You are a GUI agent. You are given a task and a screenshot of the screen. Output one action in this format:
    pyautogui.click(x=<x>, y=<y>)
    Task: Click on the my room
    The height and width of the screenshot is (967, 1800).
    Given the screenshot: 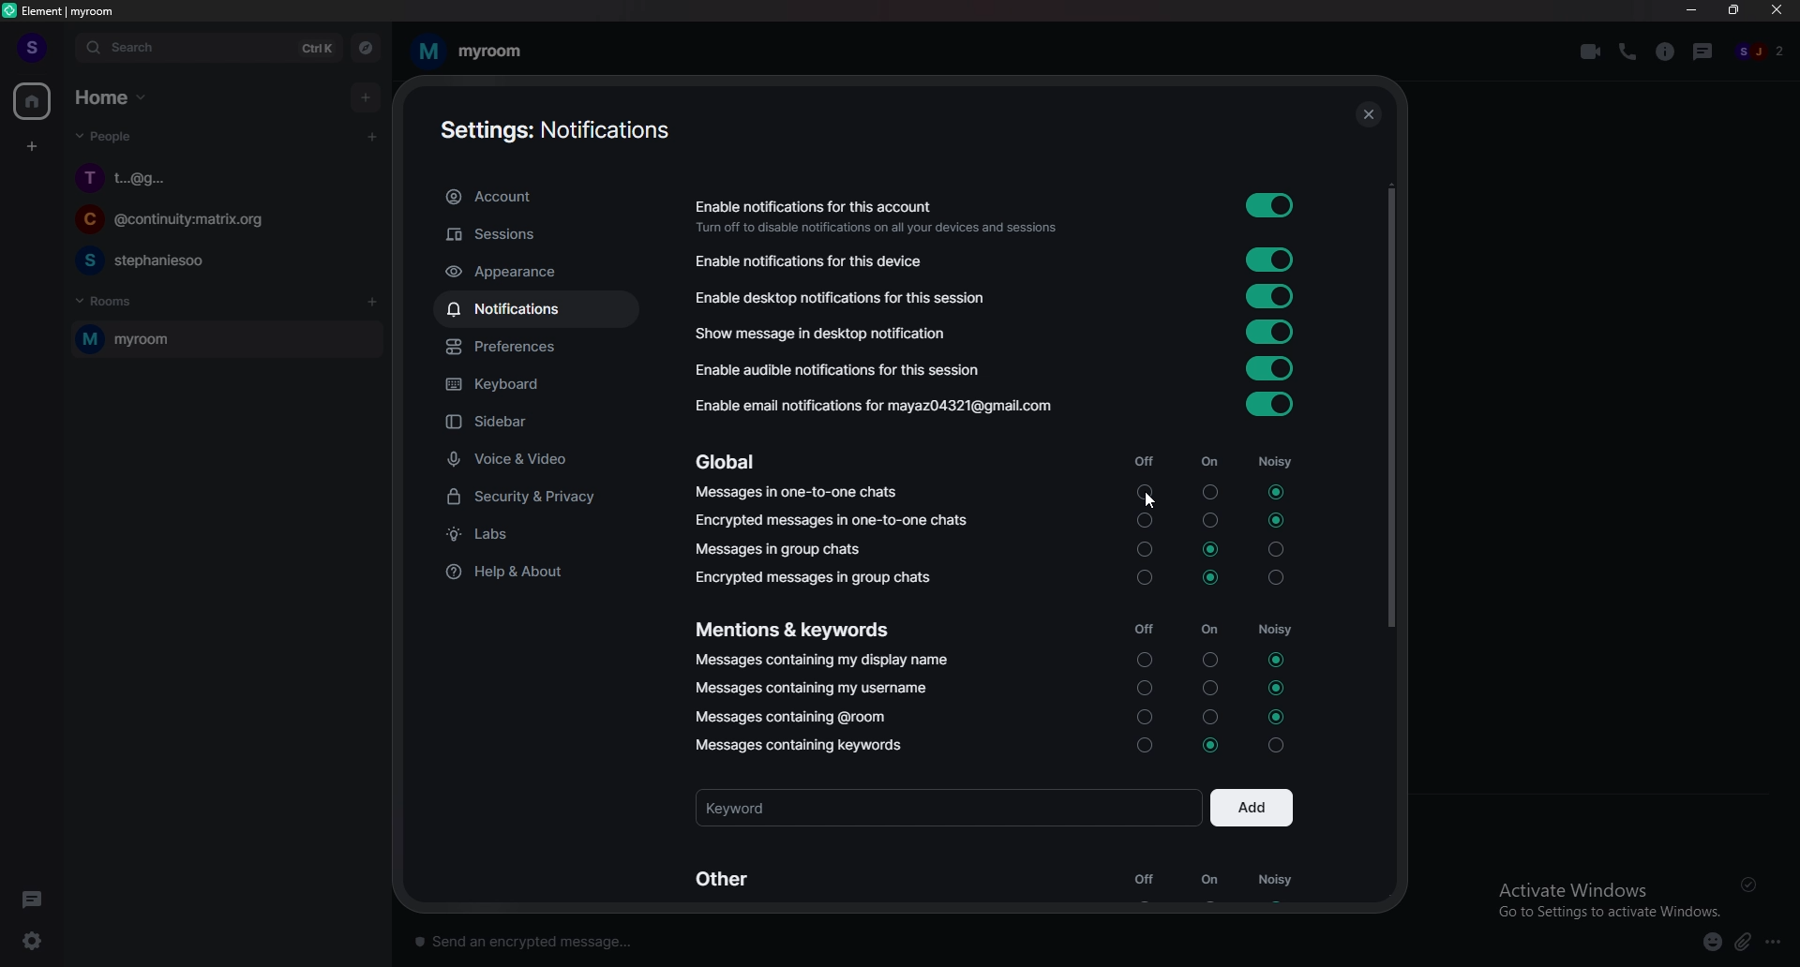 What is the action you would take?
    pyautogui.click(x=473, y=49)
    